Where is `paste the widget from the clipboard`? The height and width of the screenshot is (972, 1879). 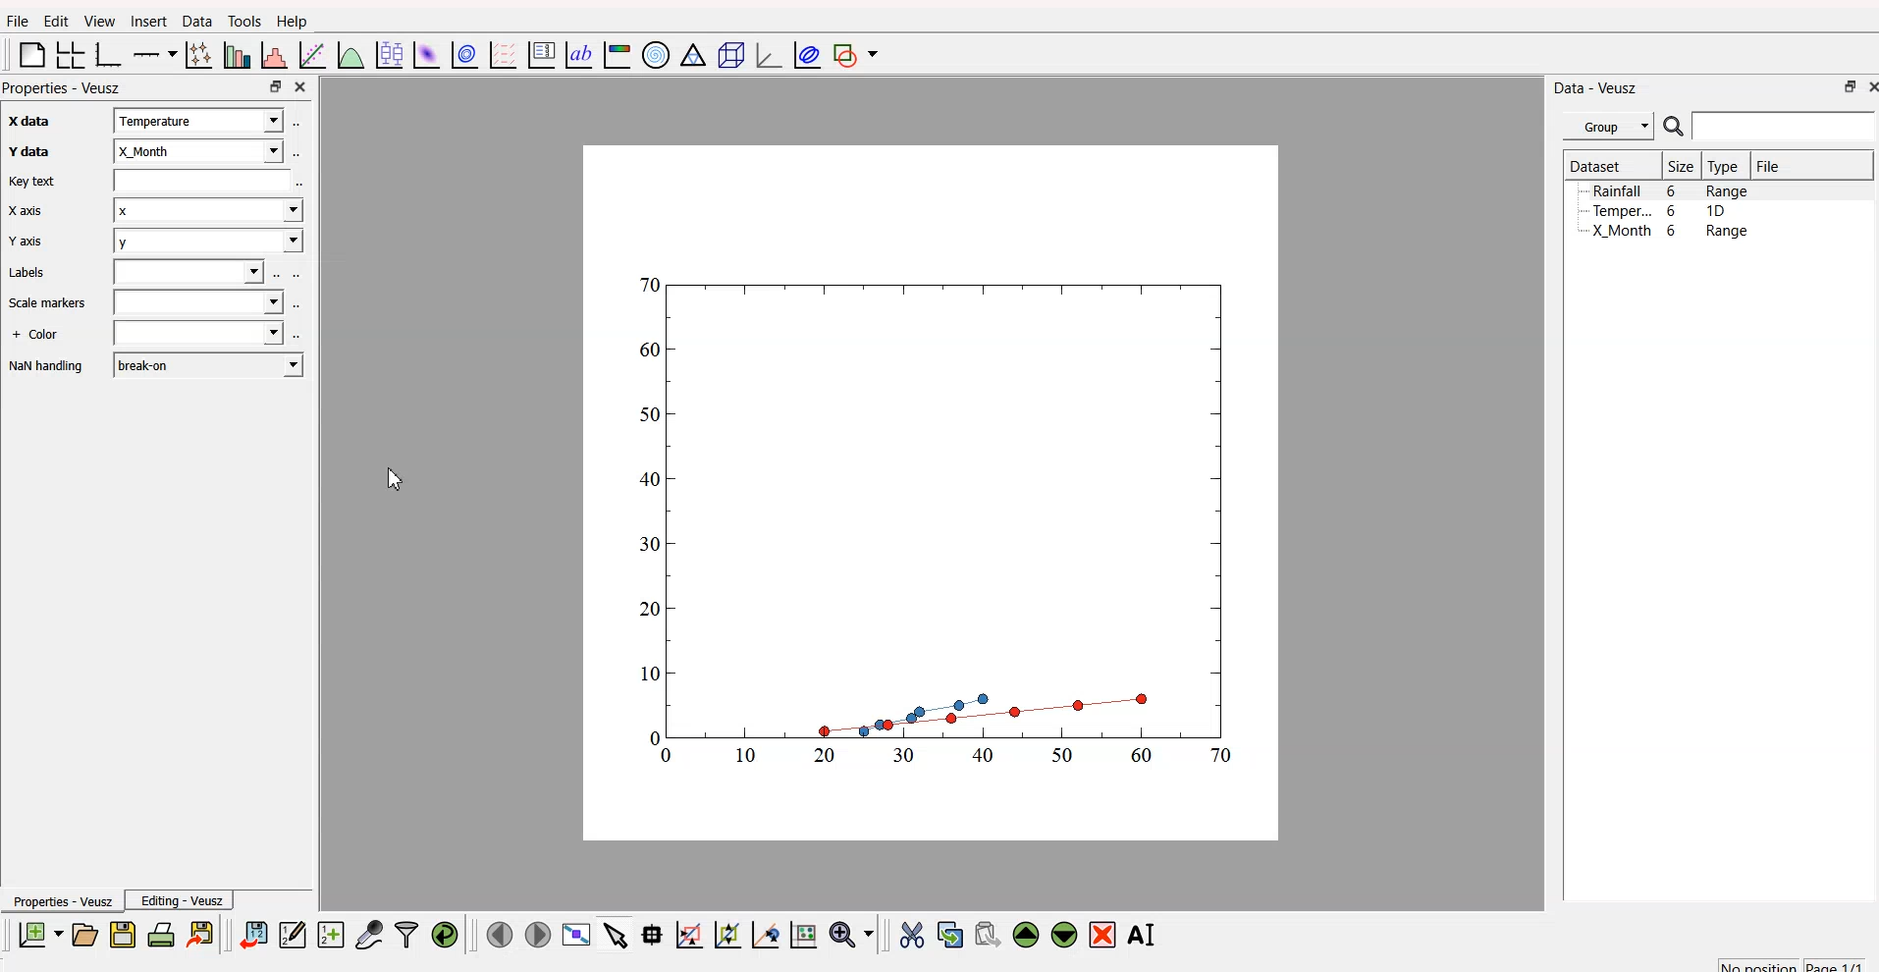
paste the widget from the clipboard is located at coordinates (987, 934).